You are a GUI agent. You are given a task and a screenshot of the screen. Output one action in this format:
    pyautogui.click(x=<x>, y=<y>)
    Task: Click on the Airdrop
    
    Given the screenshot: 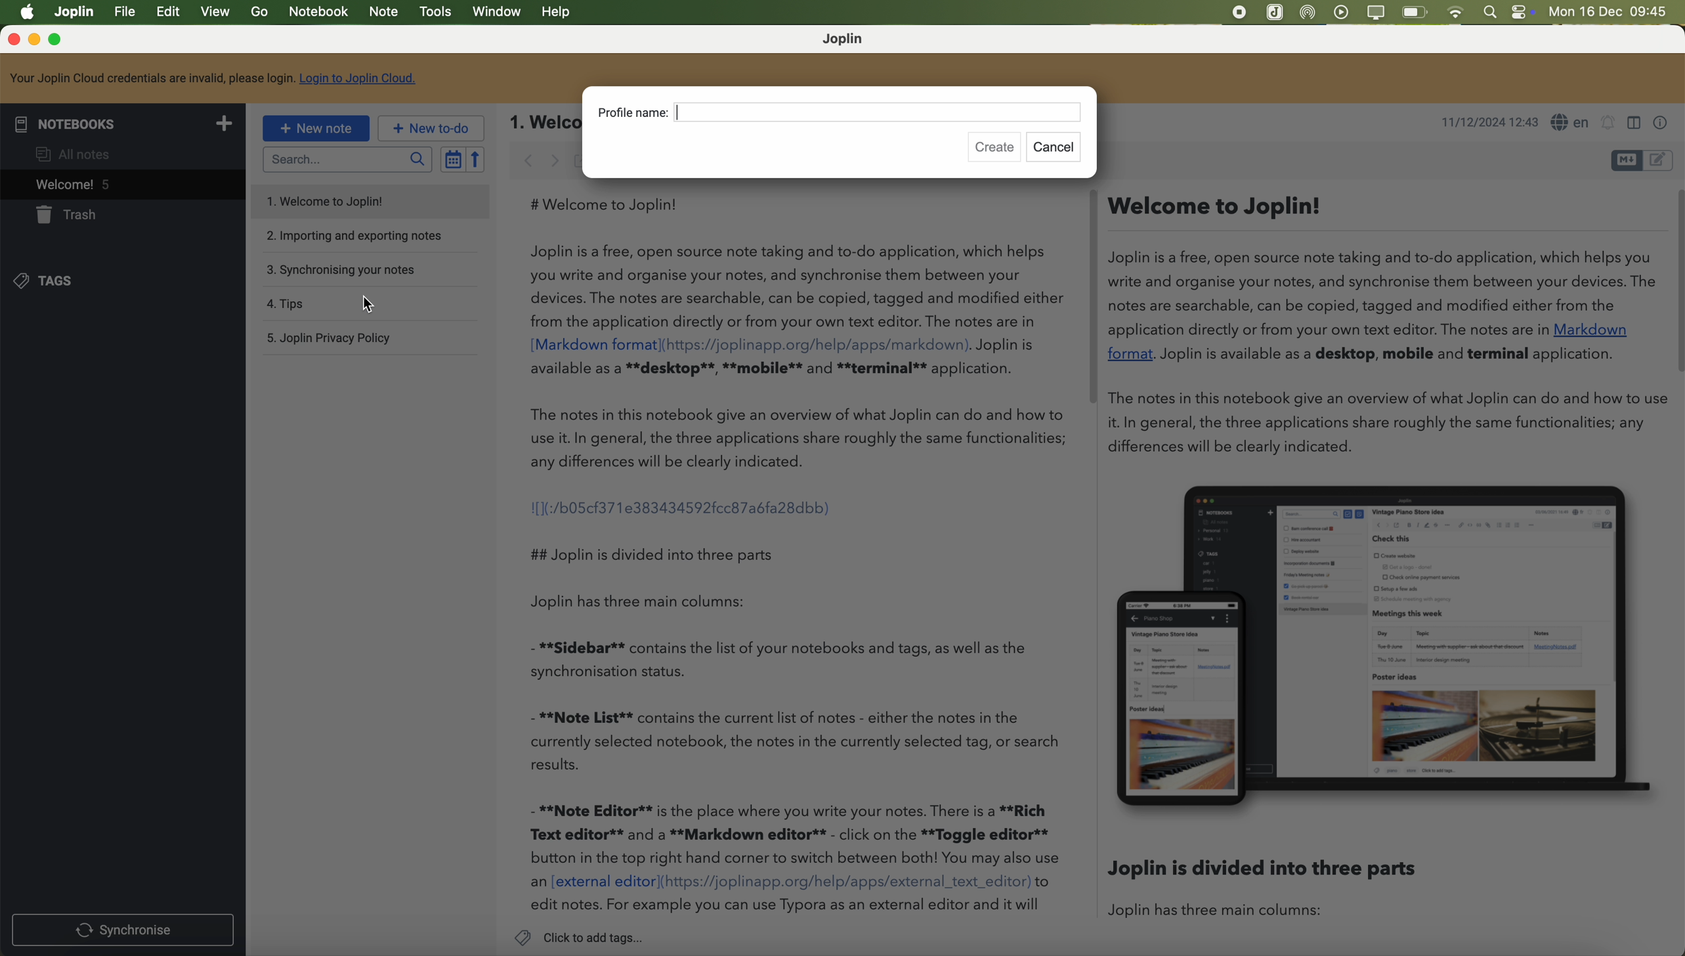 What is the action you would take?
    pyautogui.click(x=1311, y=13)
    